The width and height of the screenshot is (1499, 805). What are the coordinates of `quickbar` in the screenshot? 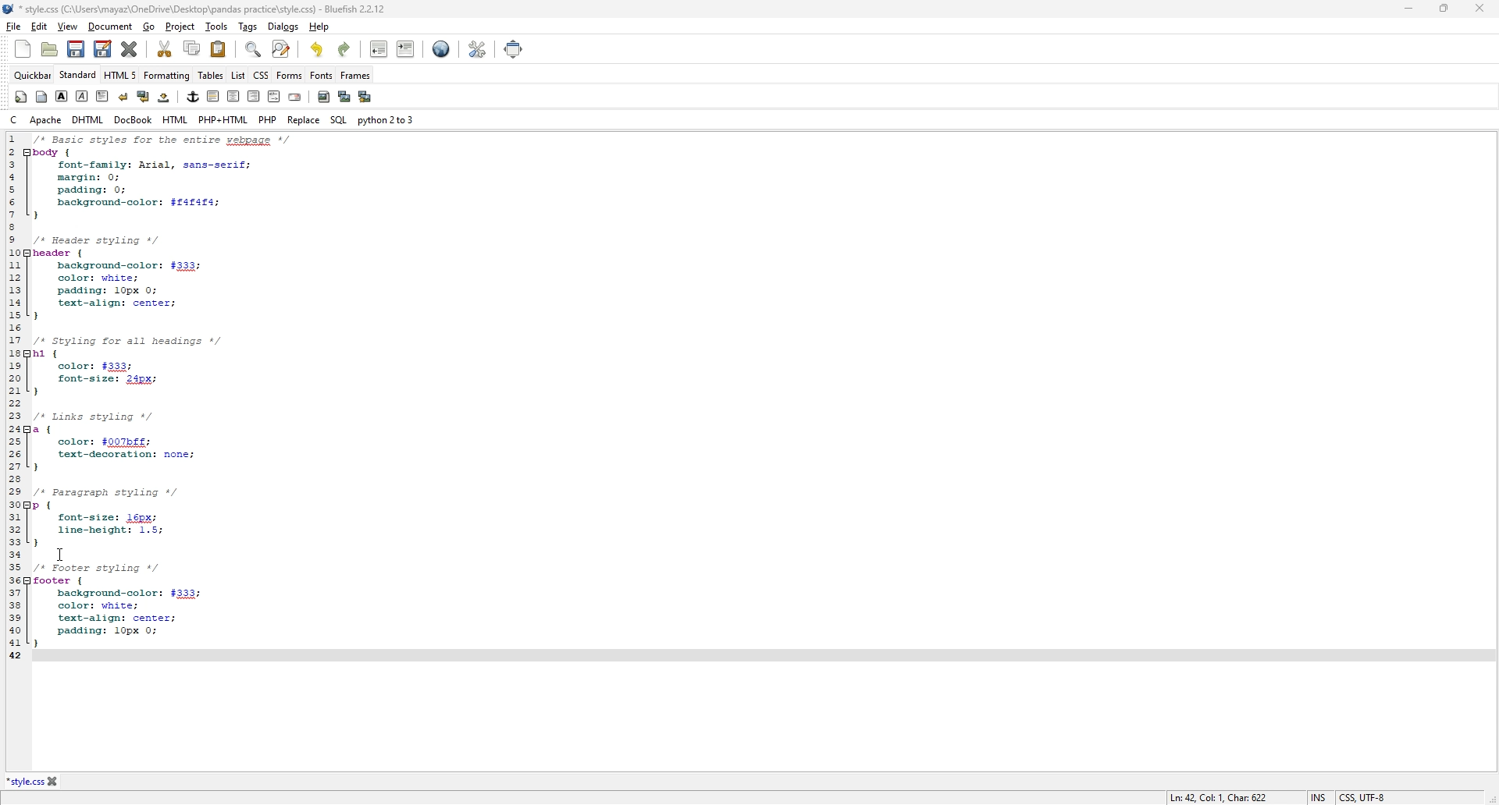 It's located at (20, 97).